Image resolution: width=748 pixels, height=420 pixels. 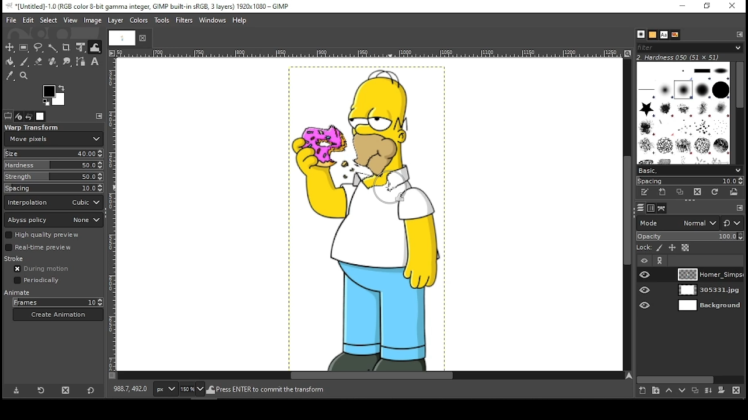 What do you see at coordinates (53, 247) in the screenshot?
I see `real time preview` at bounding box center [53, 247].